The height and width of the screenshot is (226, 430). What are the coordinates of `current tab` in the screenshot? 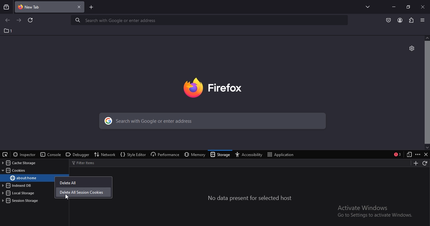 It's located at (50, 8).